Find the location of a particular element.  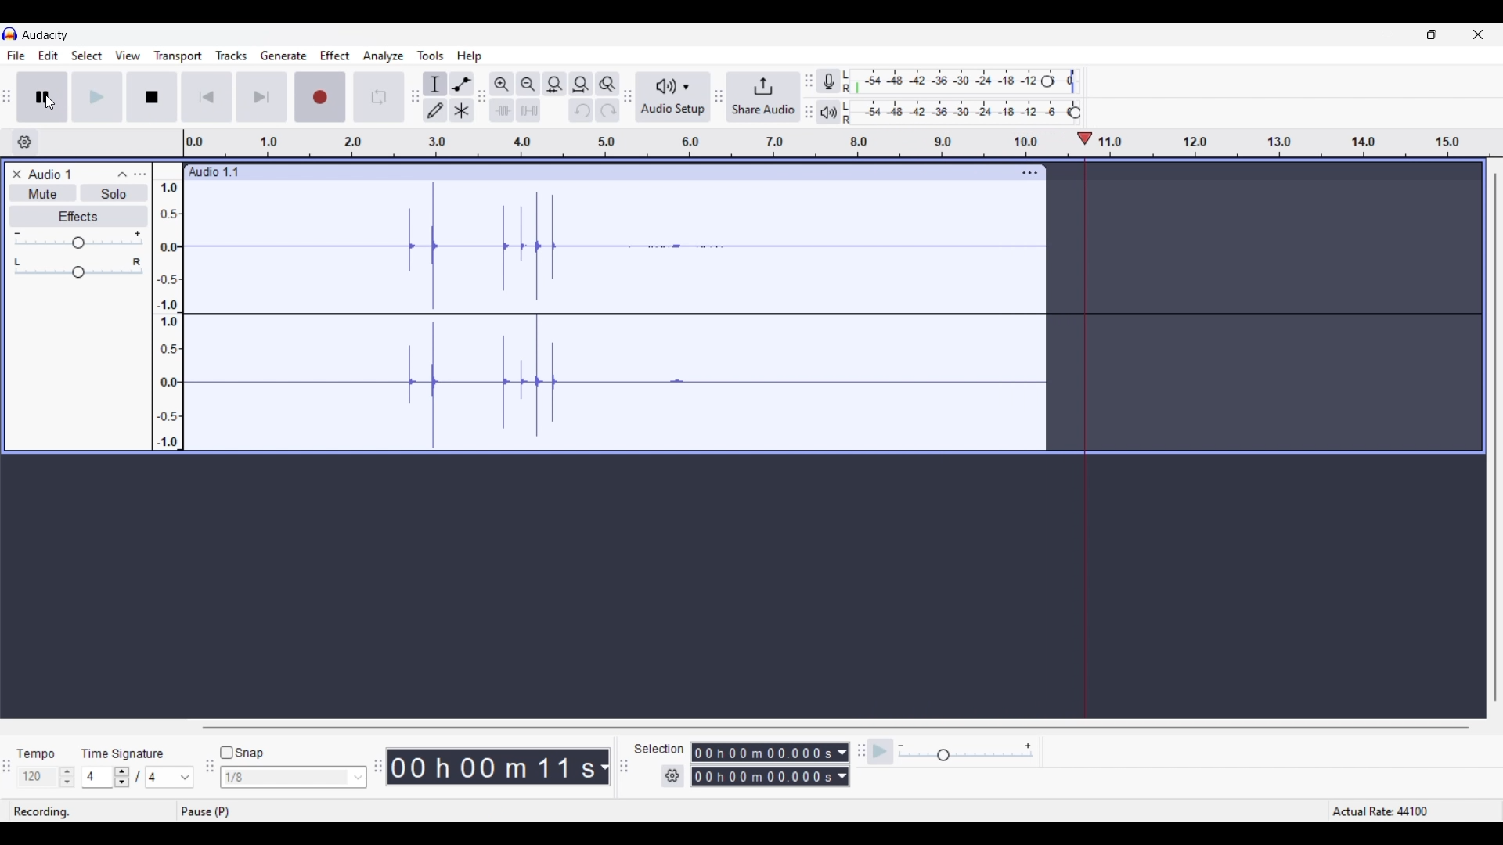

Playback meter is located at coordinates (829, 113).